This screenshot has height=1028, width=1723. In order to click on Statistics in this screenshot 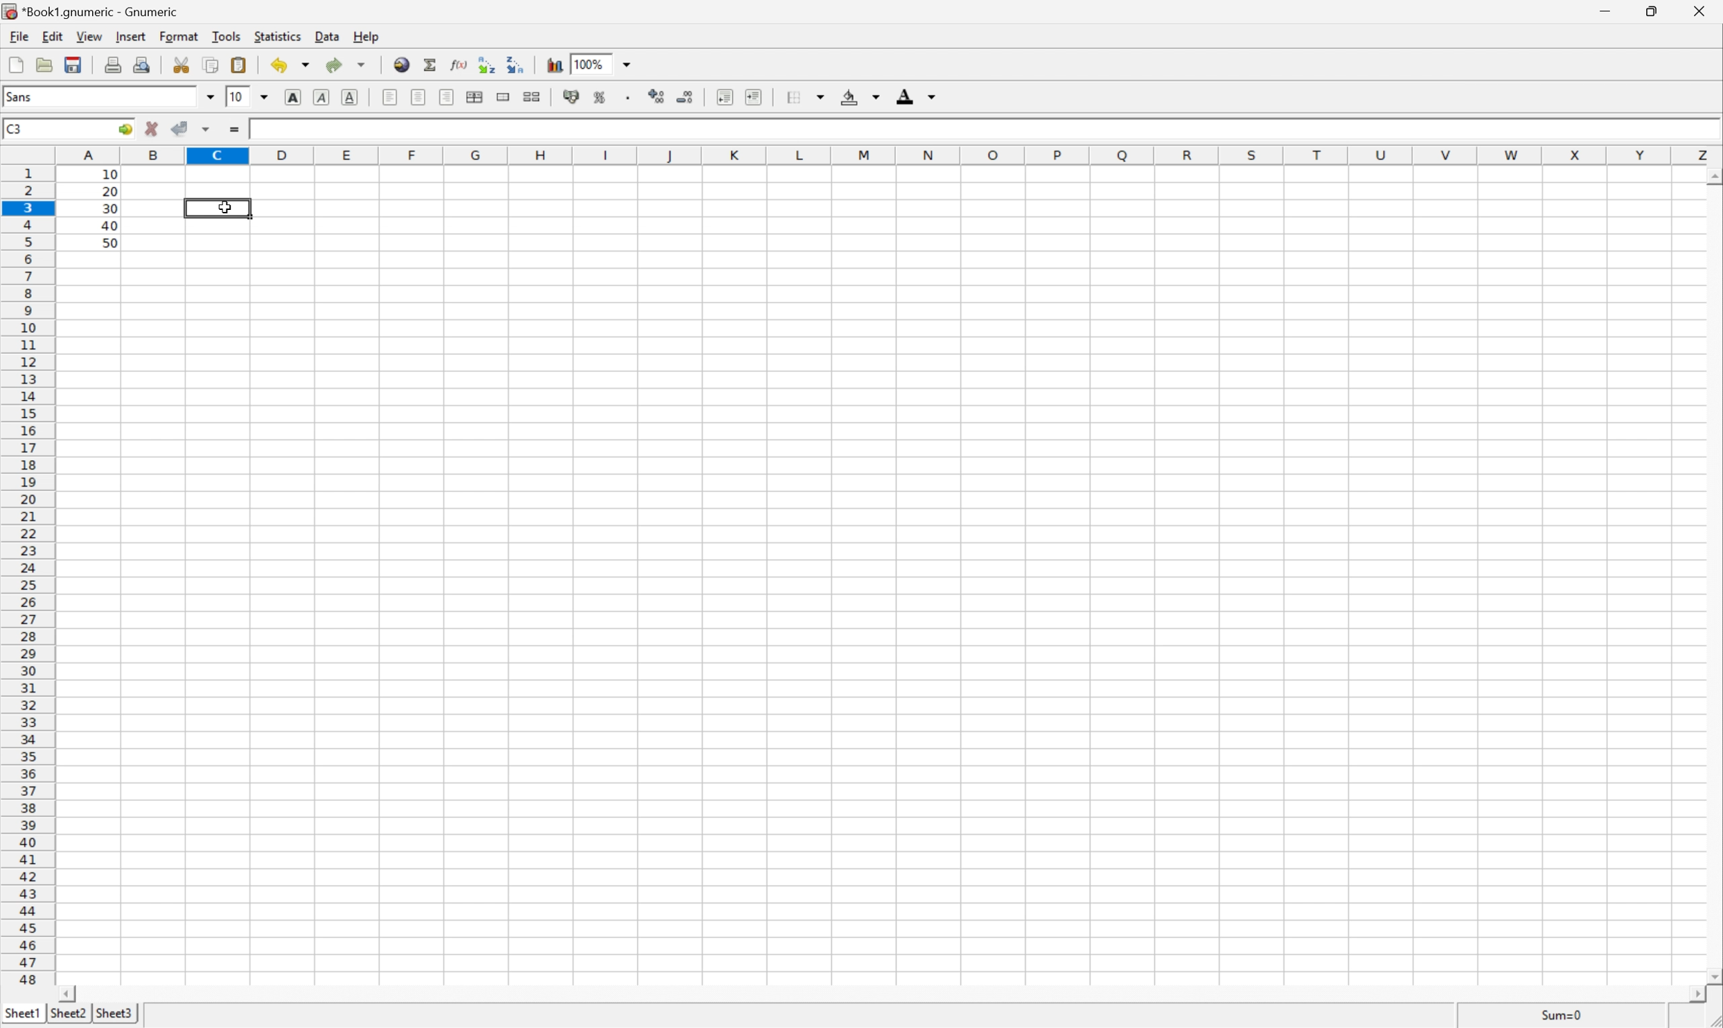, I will do `click(278, 35)`.